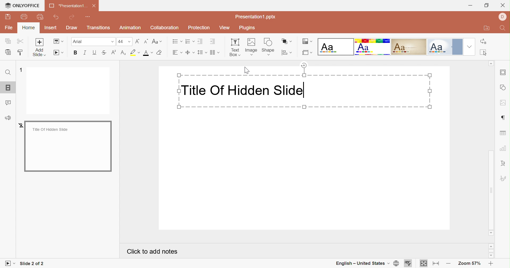  I want to click on Scroll down, so click(491, 255).